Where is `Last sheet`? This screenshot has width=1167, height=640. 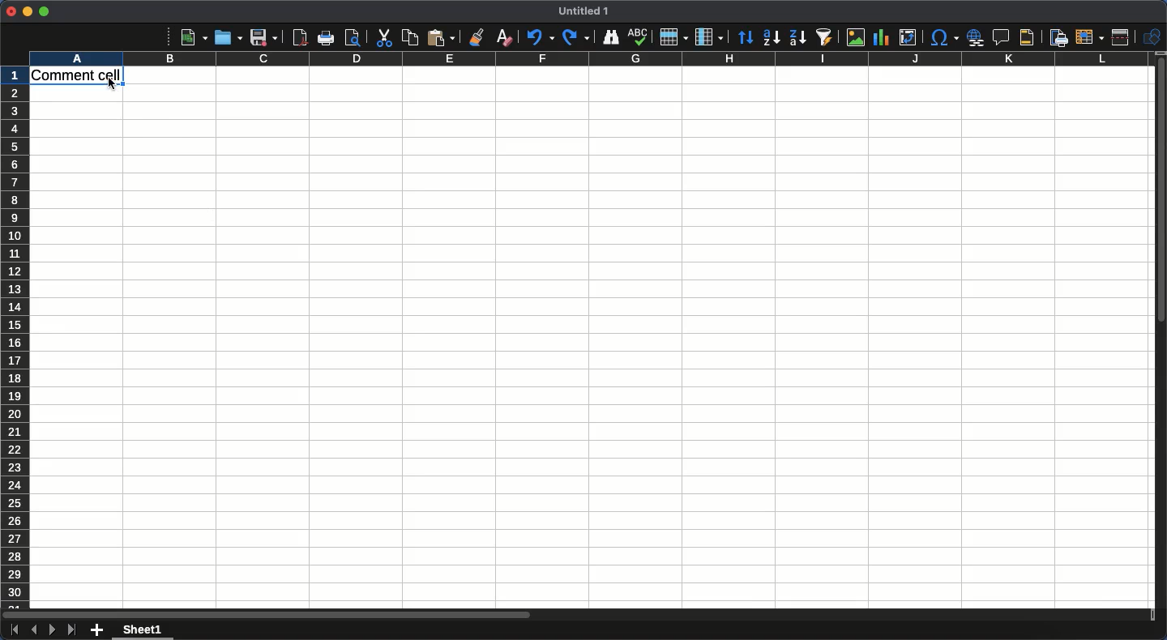
Last sheet is located at coordinates (71, 630).